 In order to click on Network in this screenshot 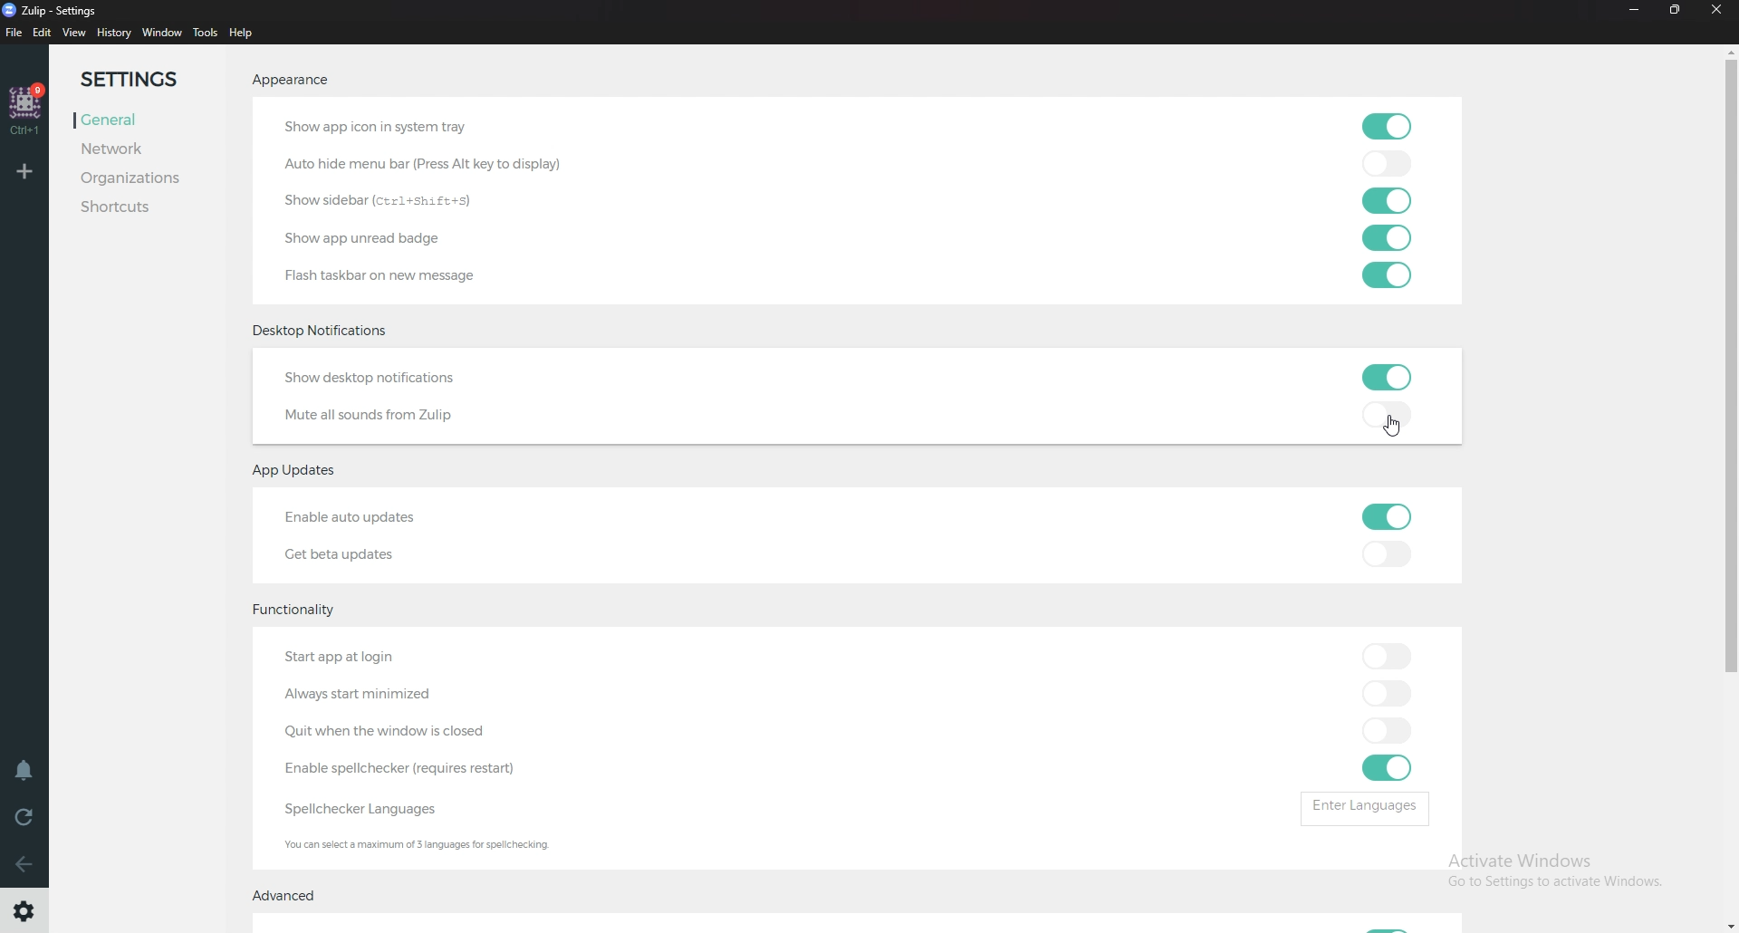, I will do `click(132, 151)`.